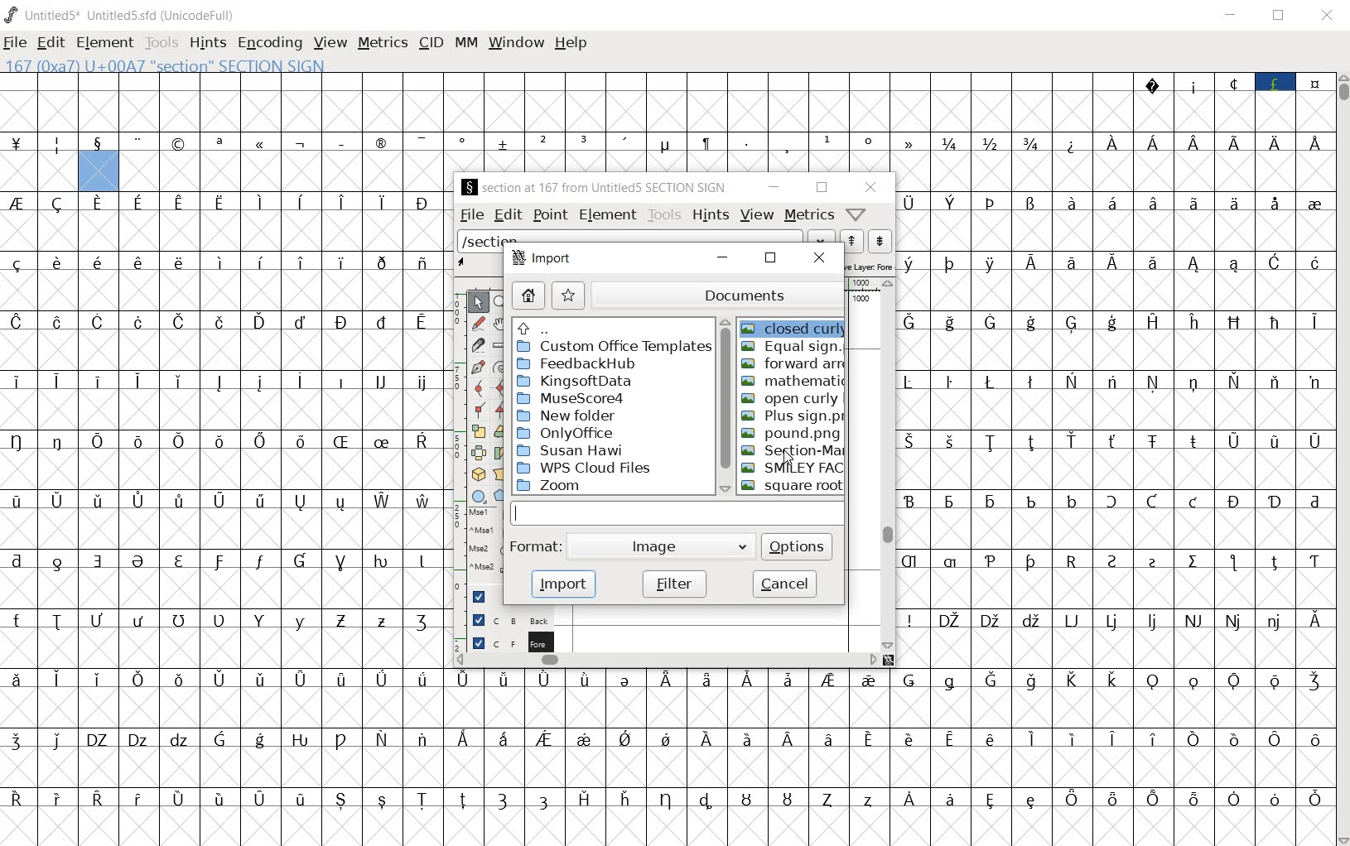 The width and height of the screenshot is (1350, 846). Describe the element at coordinates (501, 473) in the screenshot. I see `perform a perspective transformation on the selection` at that location.